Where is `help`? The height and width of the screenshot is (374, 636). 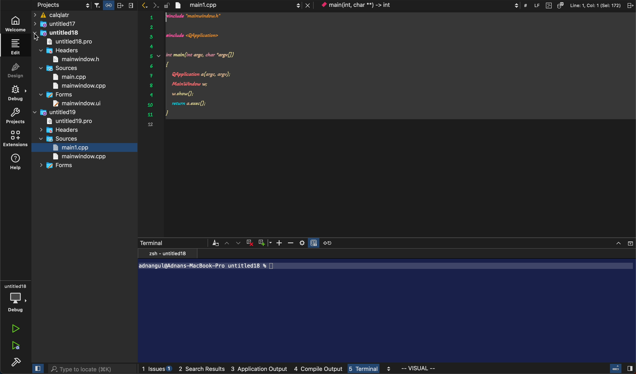
help is located at coordinates (17, 163).